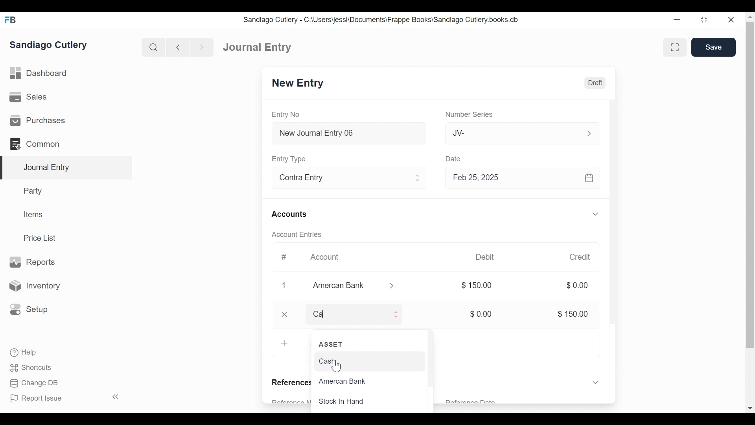 The width and height of the screenshot is (755, 425). I want to click on Account, so click(326, 257).